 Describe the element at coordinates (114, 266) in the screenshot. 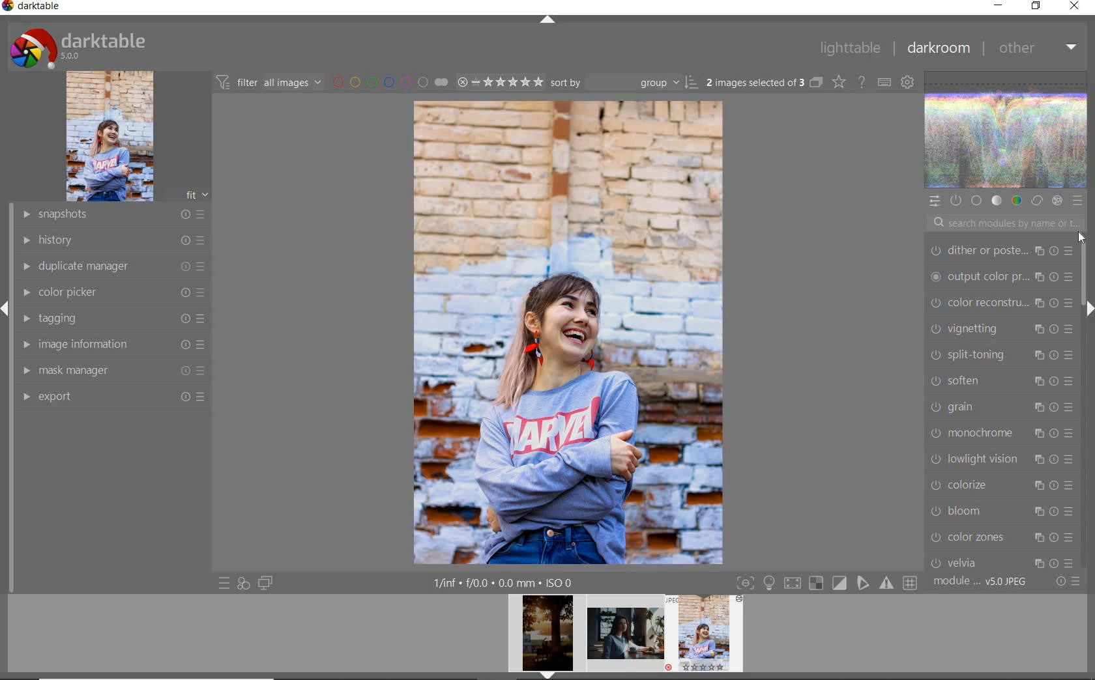

I see `duplicate manager` at that location.